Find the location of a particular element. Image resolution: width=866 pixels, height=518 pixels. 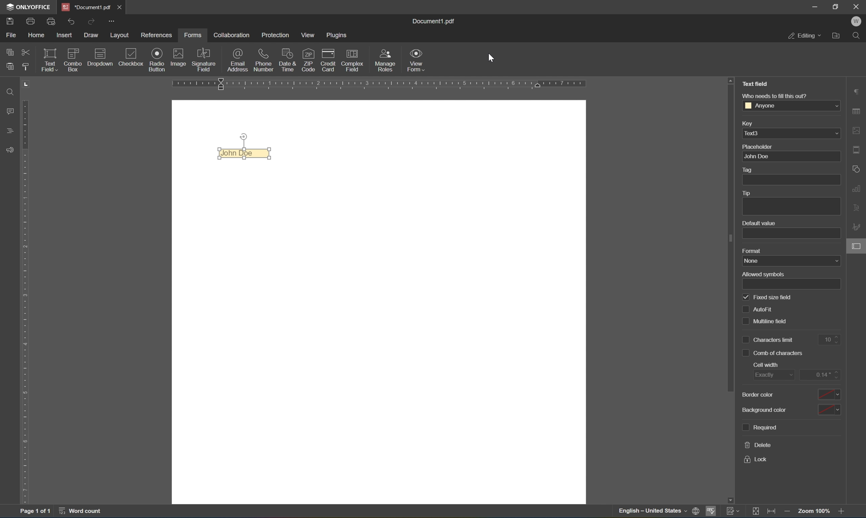

exactly is located at coordinates (769, 374).